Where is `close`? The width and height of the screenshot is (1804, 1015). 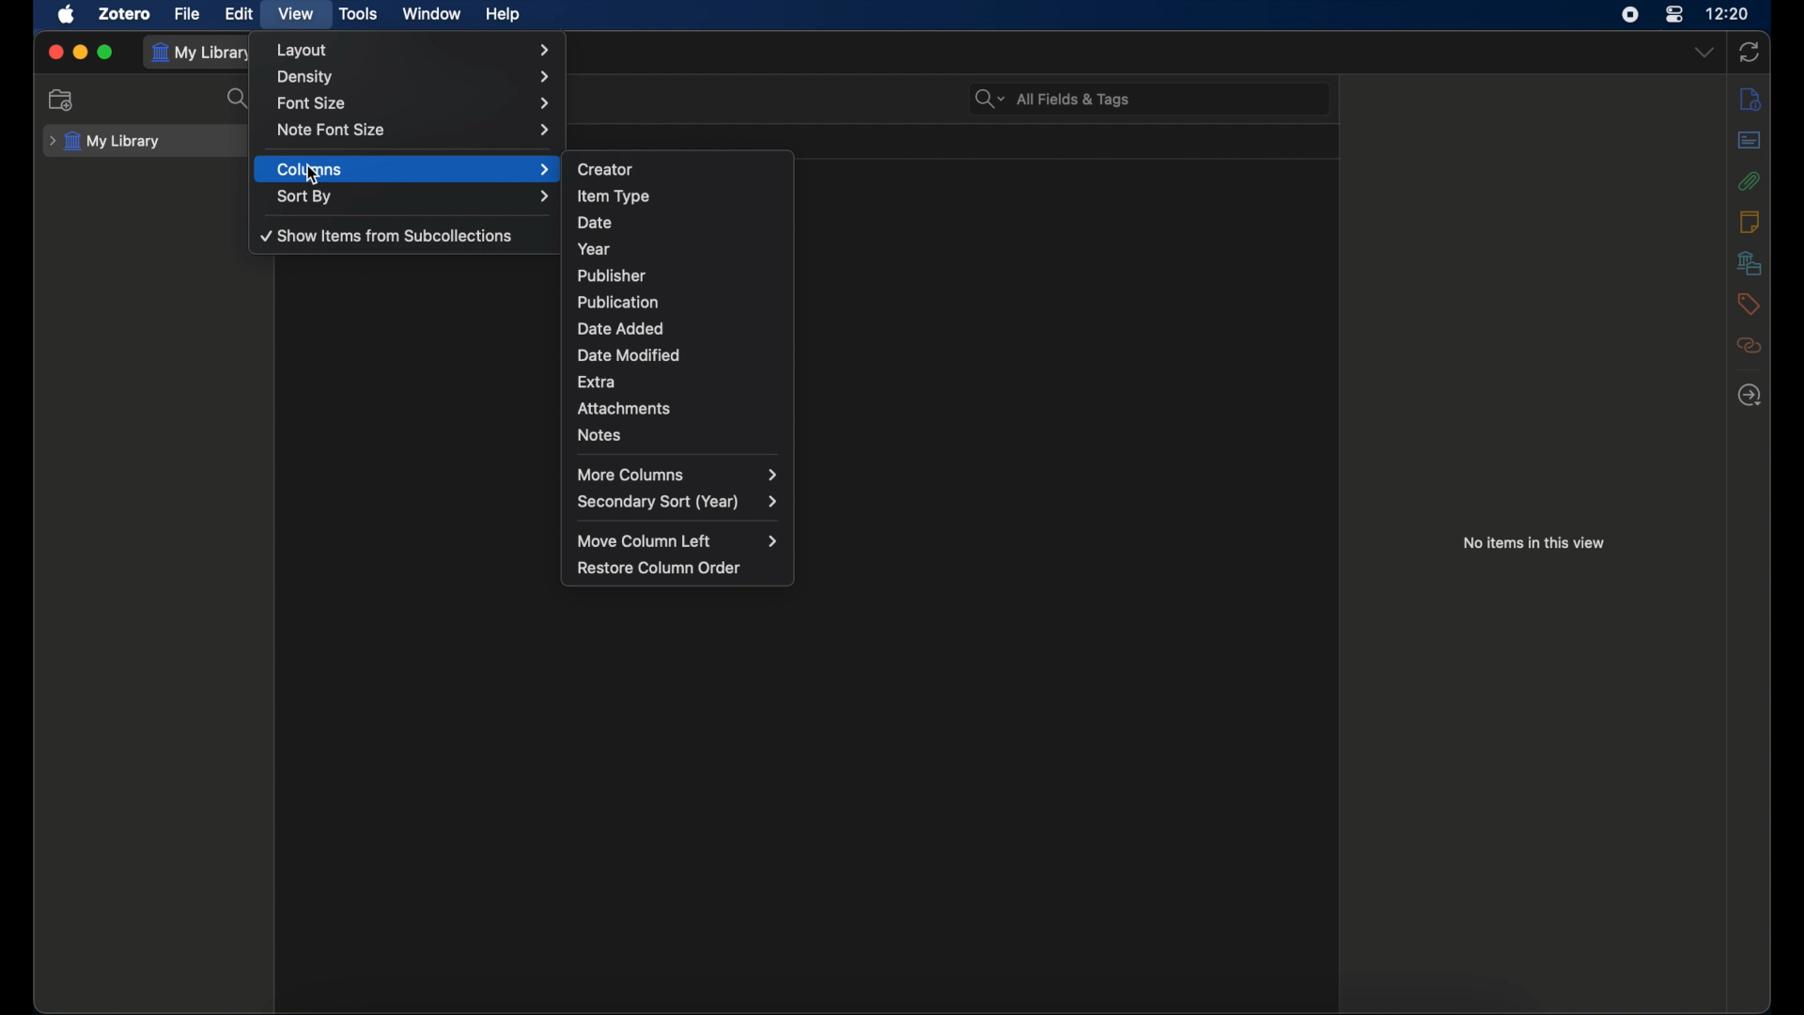 close is located at coordinates (54, 53).